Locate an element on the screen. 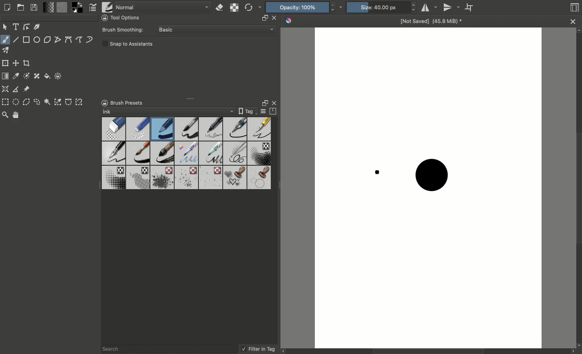 The height and width of the screenshot is (354, 582). Reference images is located at coordinates (27, 89).